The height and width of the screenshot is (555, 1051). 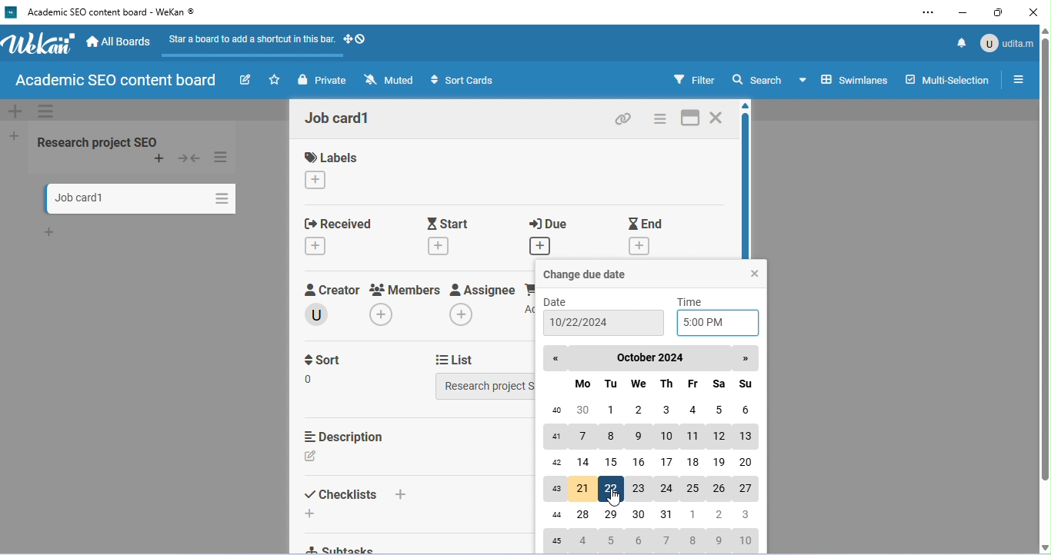 What do you see at coordinates (718, 117) in the screenshot?
I see `close card` at bounding box center [718, 117].